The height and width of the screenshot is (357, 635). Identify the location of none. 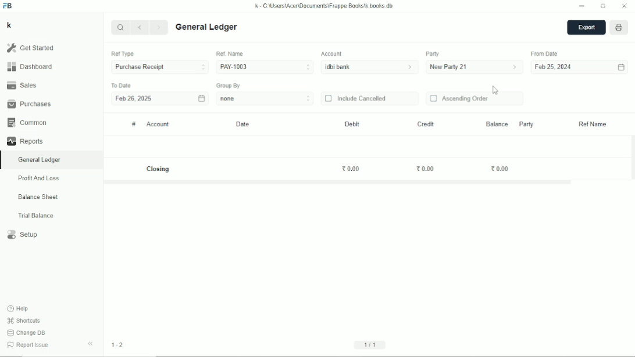
(265, 98).